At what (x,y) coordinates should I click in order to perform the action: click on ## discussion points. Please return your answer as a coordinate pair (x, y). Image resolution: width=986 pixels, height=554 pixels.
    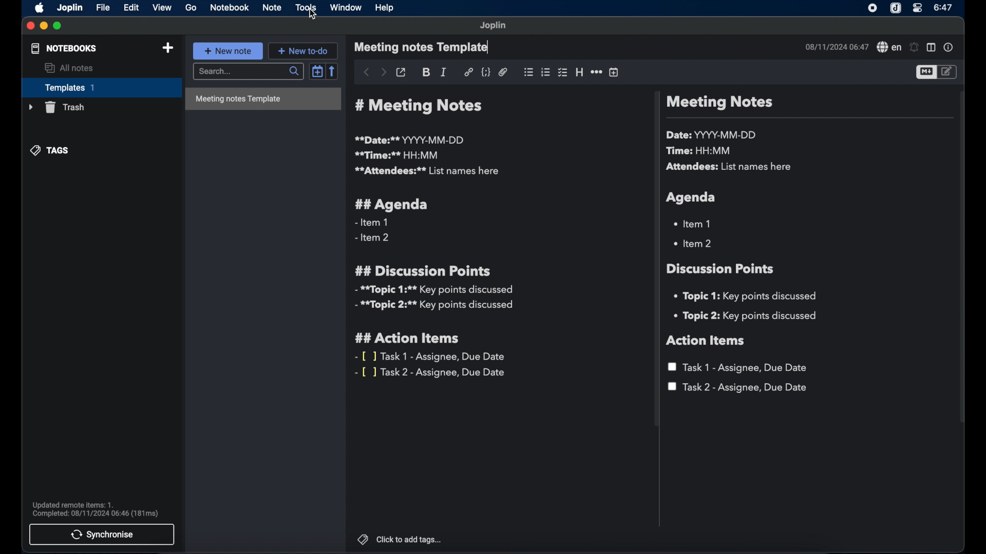
    Looking at the image, I should click on (423, 270).